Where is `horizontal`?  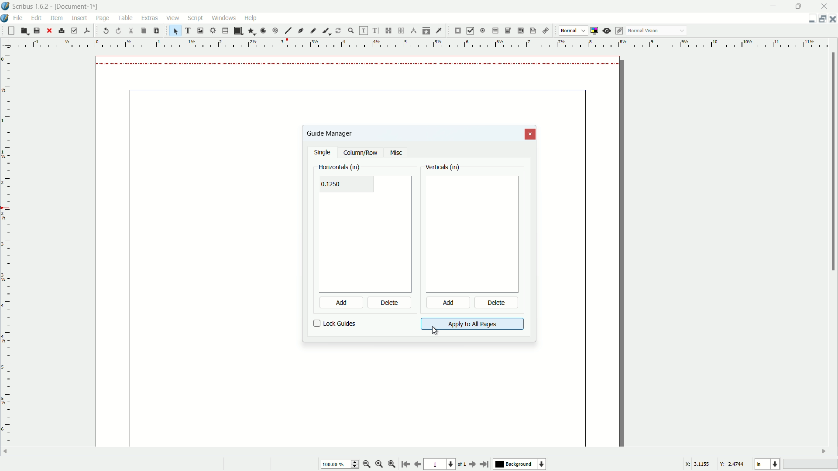
horizontal is located at coordinates (340, 166).